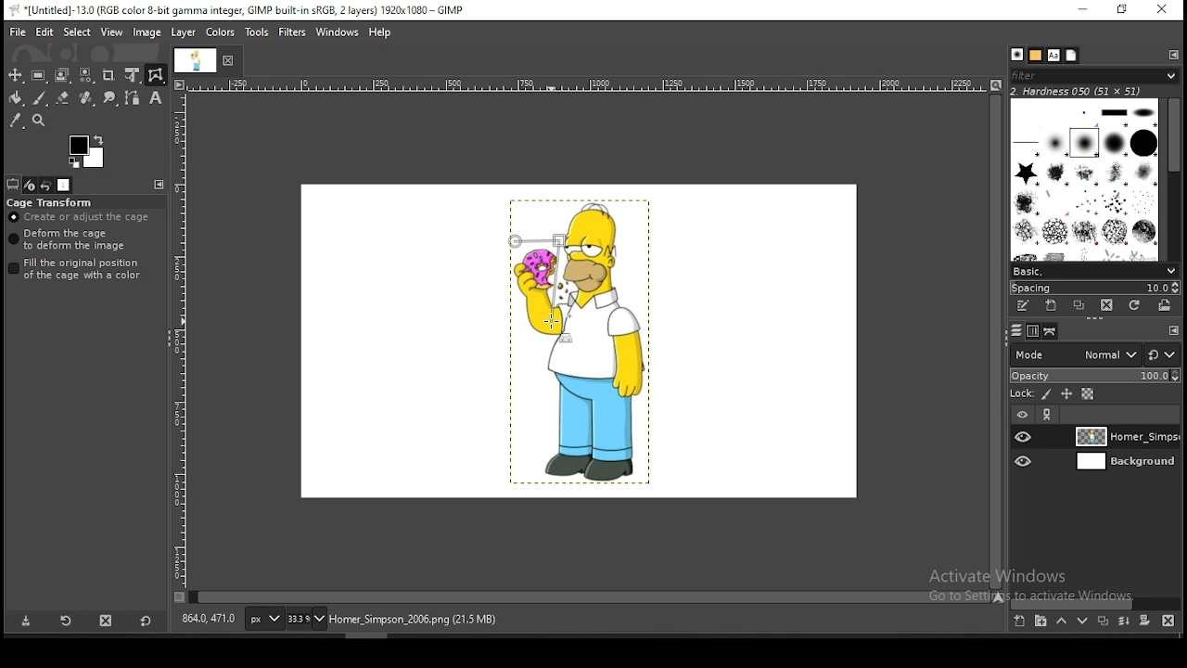  Describe the element at coordinates (1174, 329) in the screenshot. I see `` at that location.